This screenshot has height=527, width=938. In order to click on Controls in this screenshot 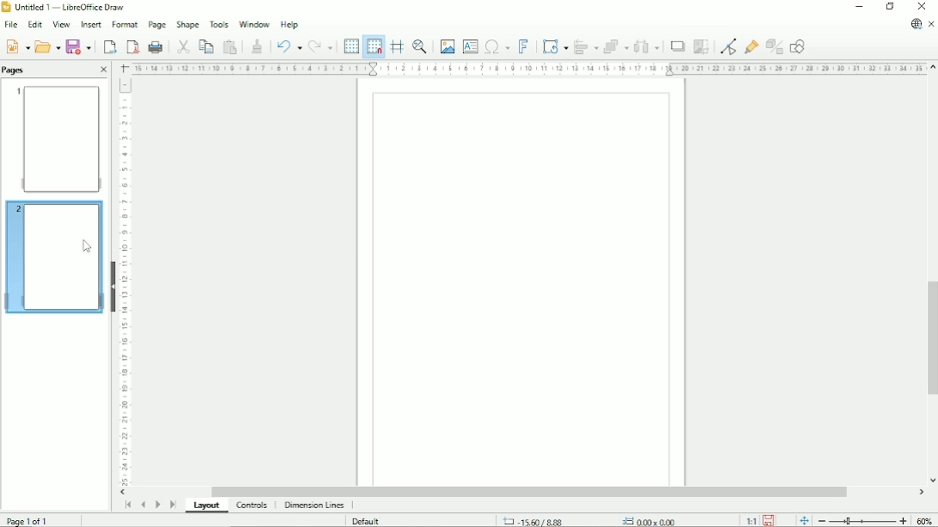, I will do `click(253, 506)`.